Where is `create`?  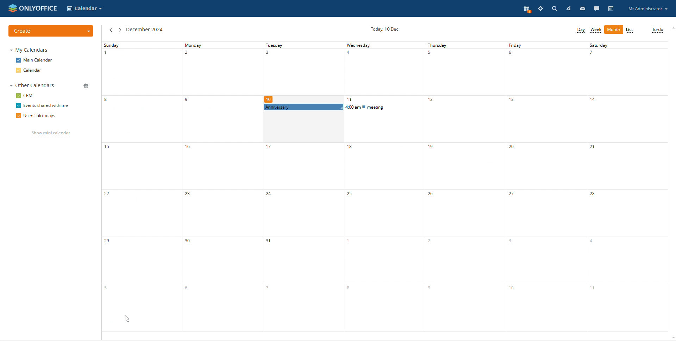 create is located at coordinates (51, 31).